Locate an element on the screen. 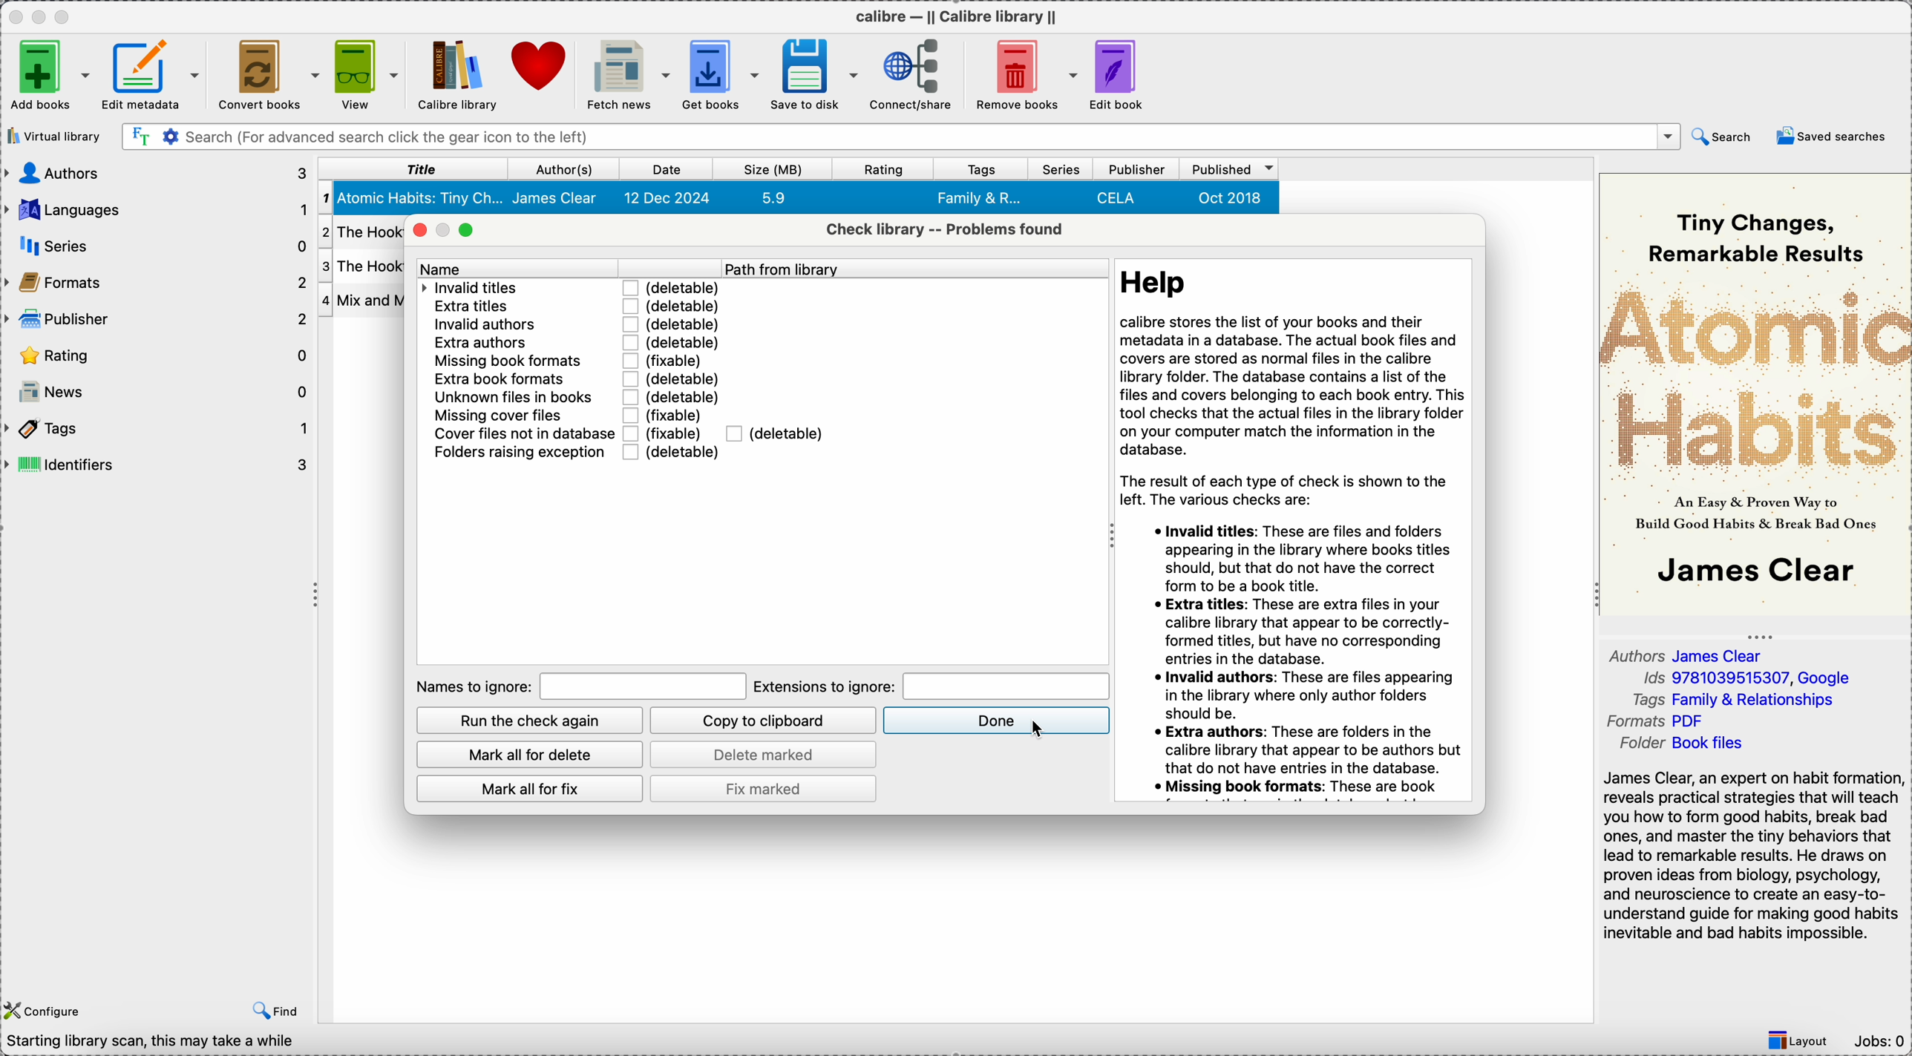 This screenshot has width=1912, height=1056. find is located at coordinates (271, 1012).